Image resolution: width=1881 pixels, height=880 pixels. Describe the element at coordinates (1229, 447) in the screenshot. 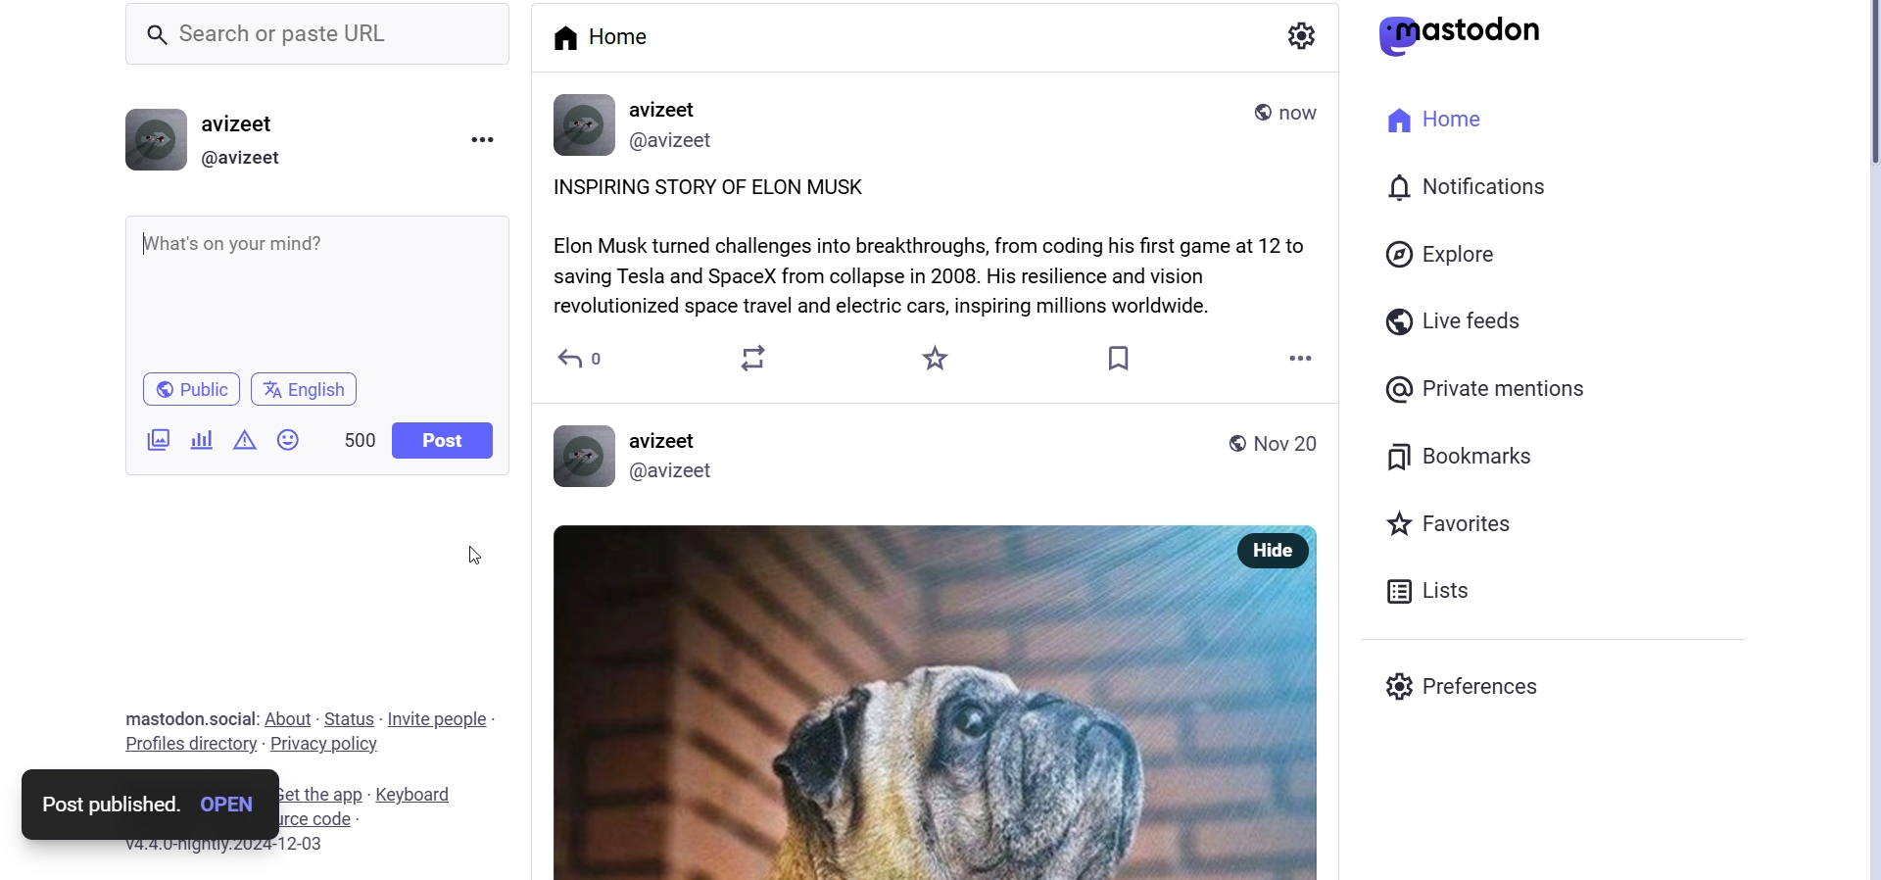

I see `global post` at that location.